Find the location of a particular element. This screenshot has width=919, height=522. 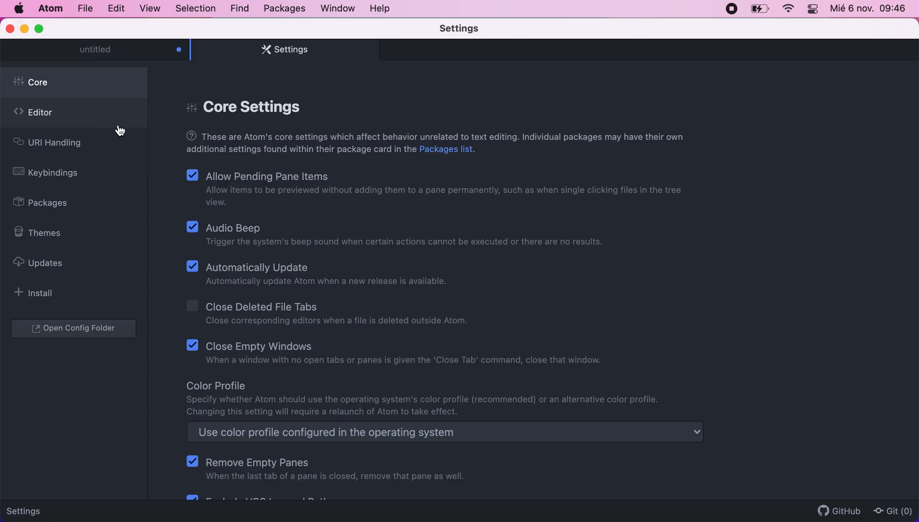

wifi is located at coordinates (789, 9).